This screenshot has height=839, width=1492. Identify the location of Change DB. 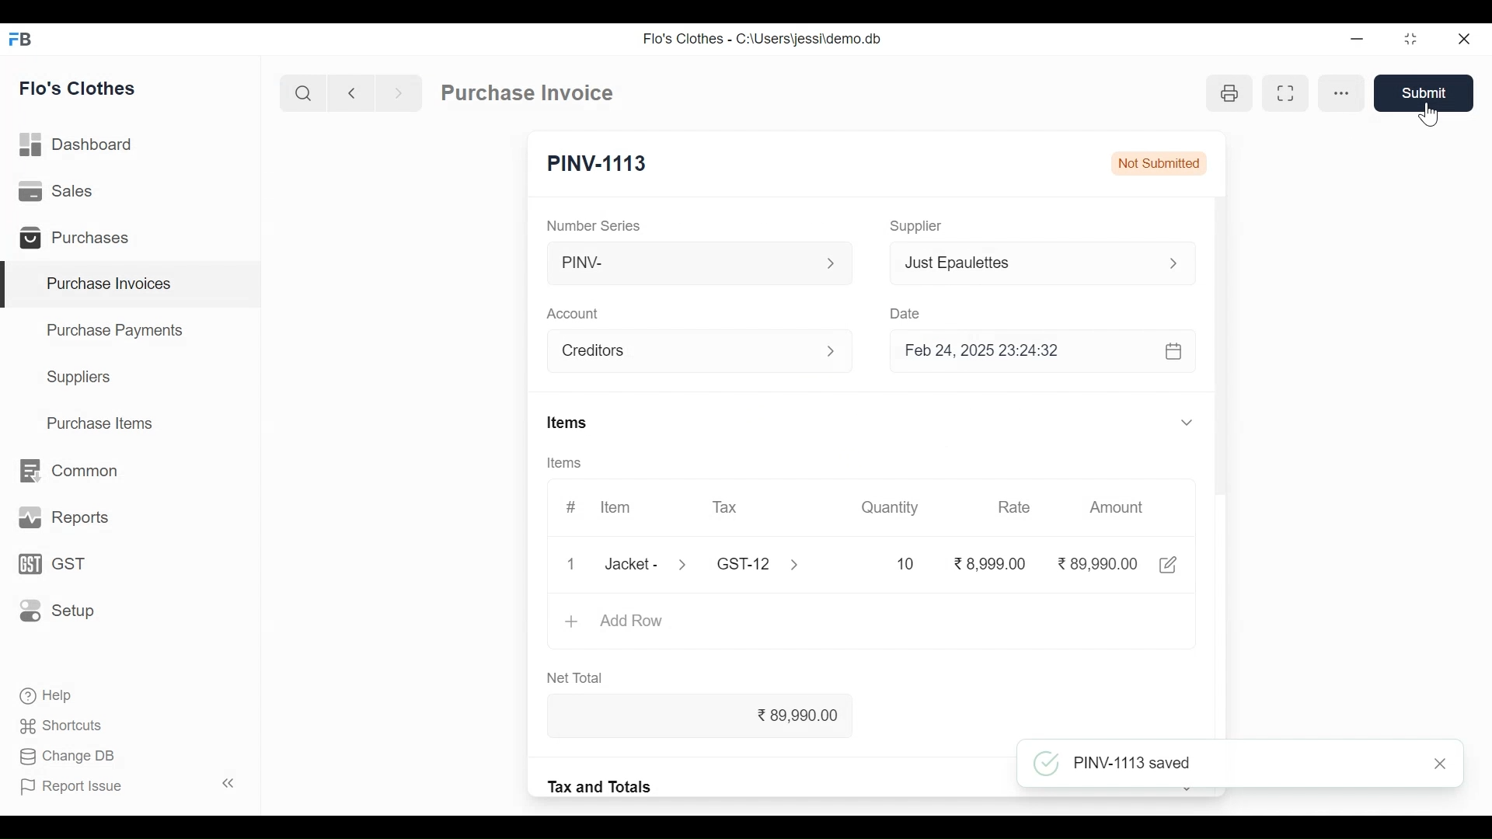
(68, 756).